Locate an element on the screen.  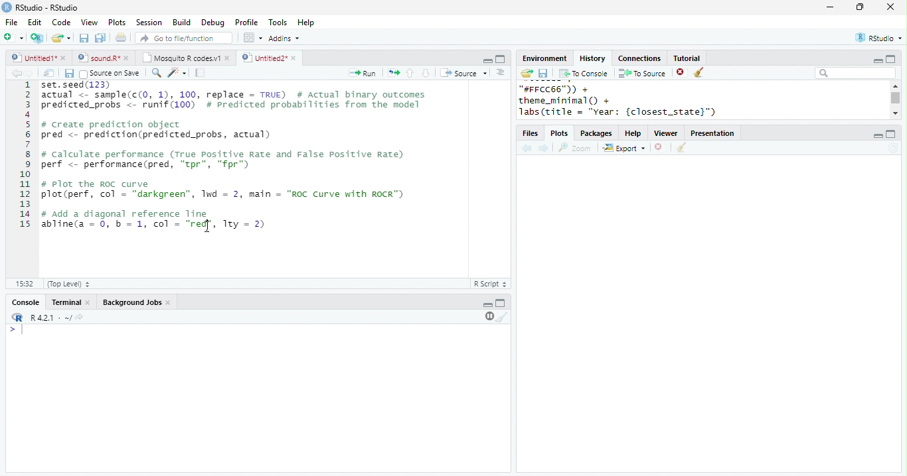
close file is located at coordinates (682, 73).